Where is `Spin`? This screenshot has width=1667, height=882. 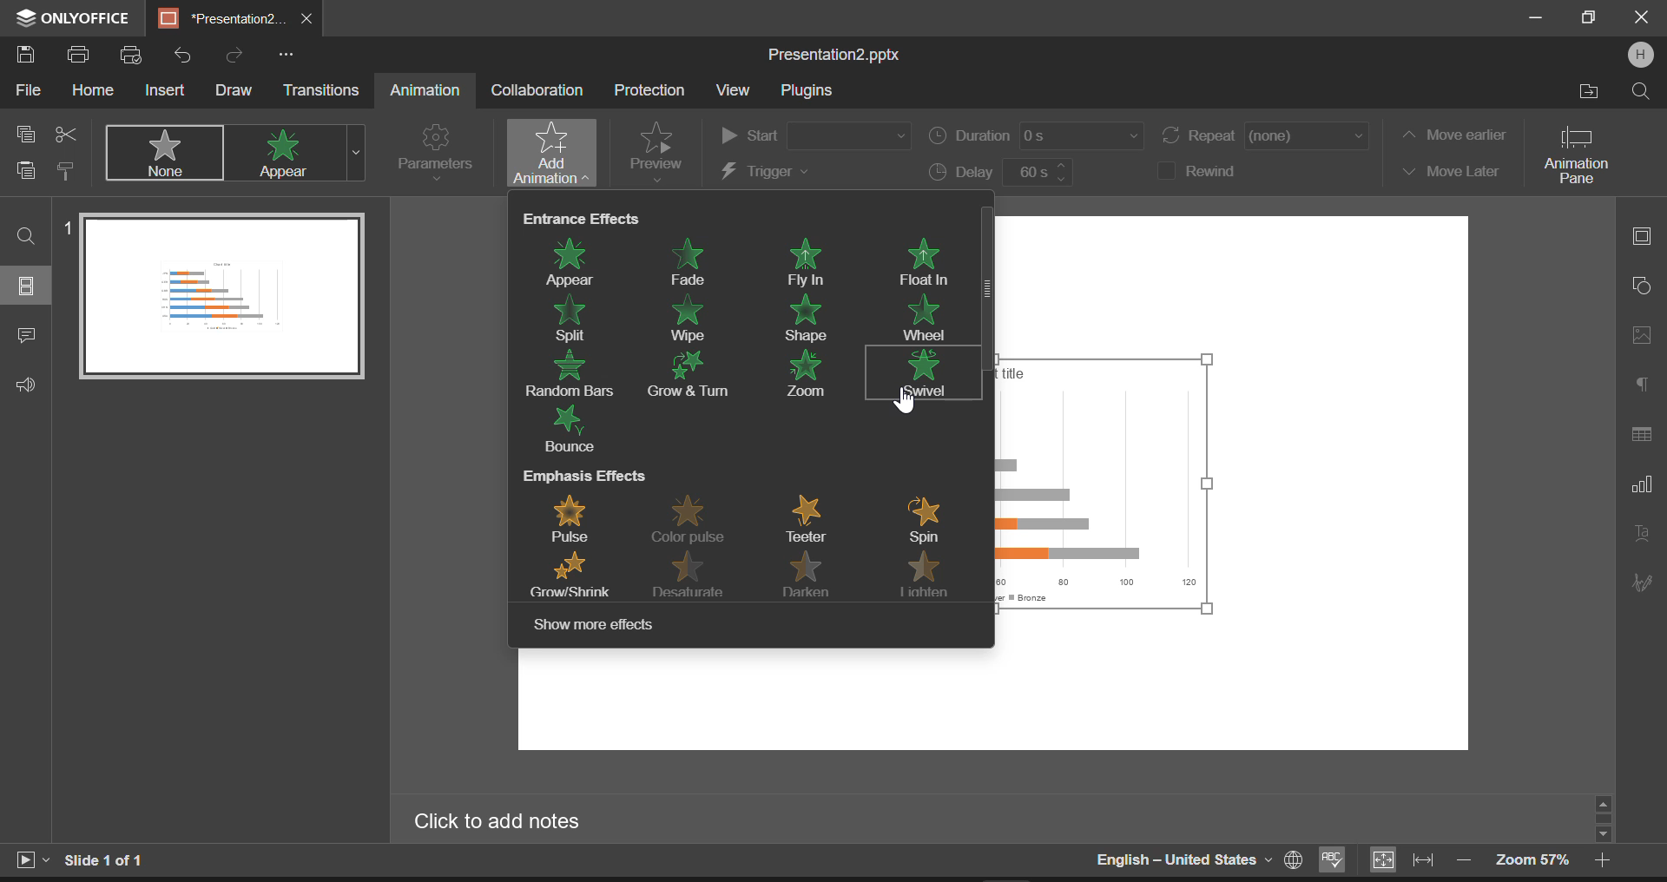 Spin is located at coordinates (924, 521).